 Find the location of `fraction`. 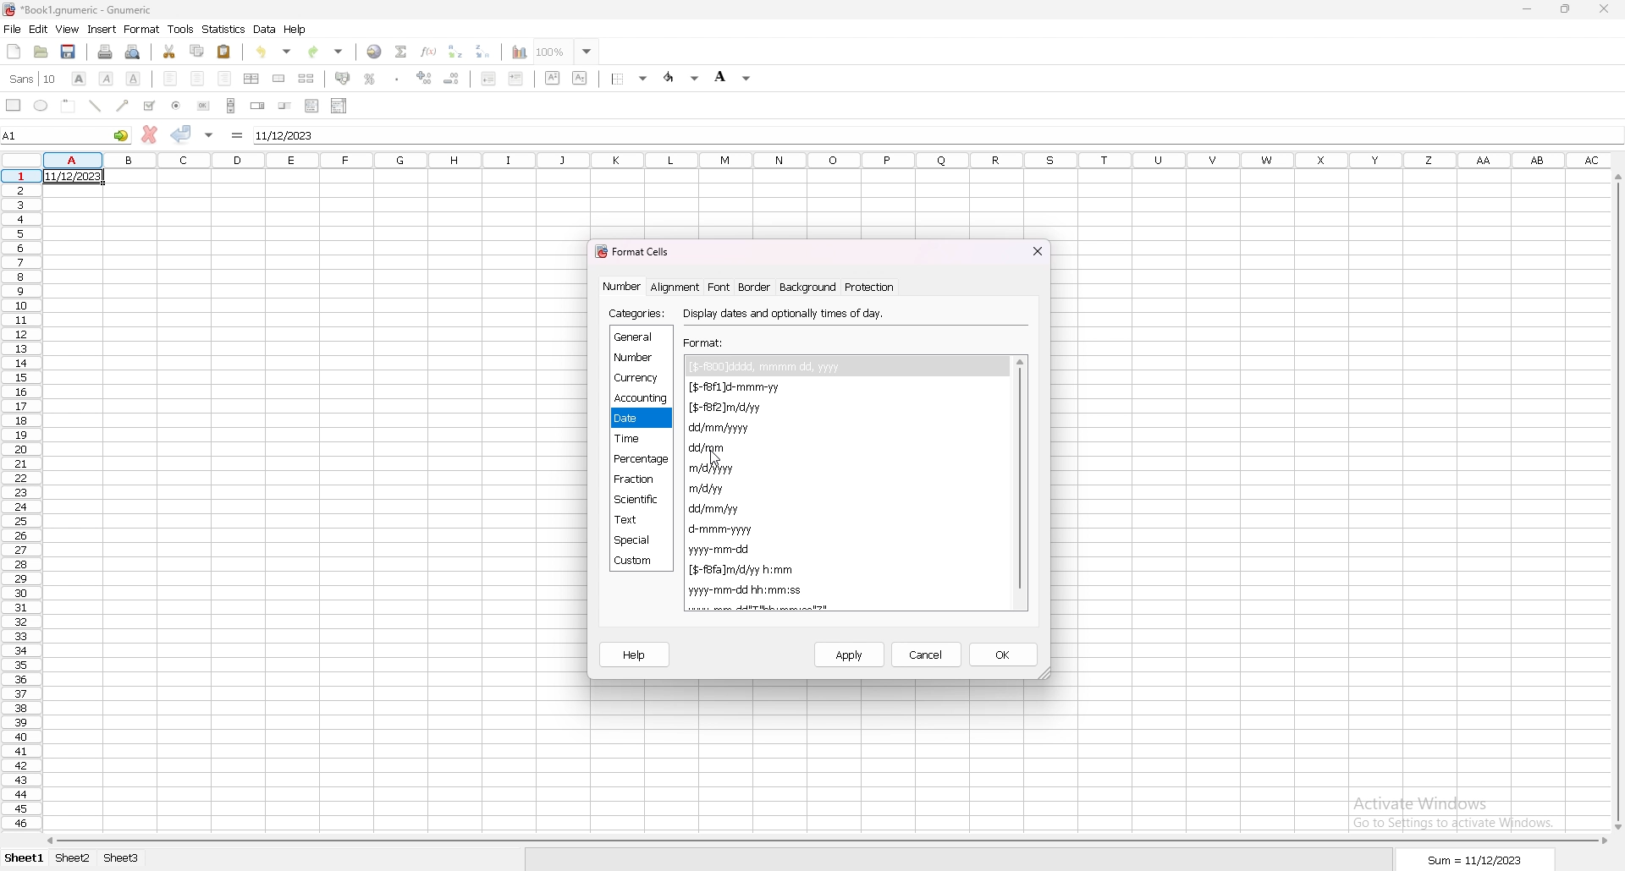

fraction is located at coordinates (637, 479).